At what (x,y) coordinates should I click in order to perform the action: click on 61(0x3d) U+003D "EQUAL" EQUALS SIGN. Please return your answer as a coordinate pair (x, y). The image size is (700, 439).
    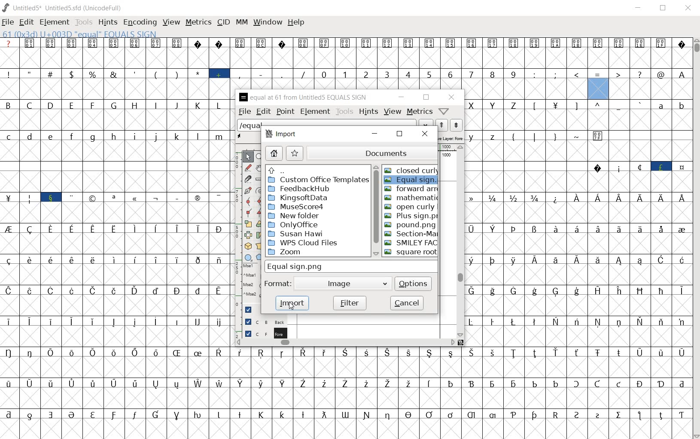
    Looking at the image, I should click on (598, 85).